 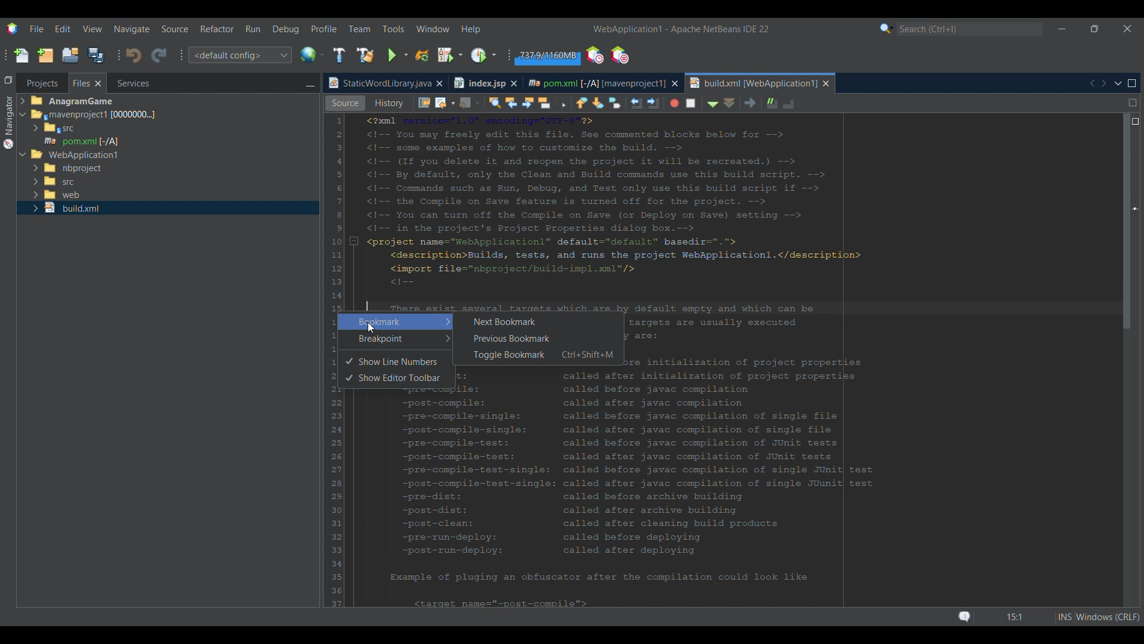 I want to click on Cursor right clicking , so click(x=343, y=182).